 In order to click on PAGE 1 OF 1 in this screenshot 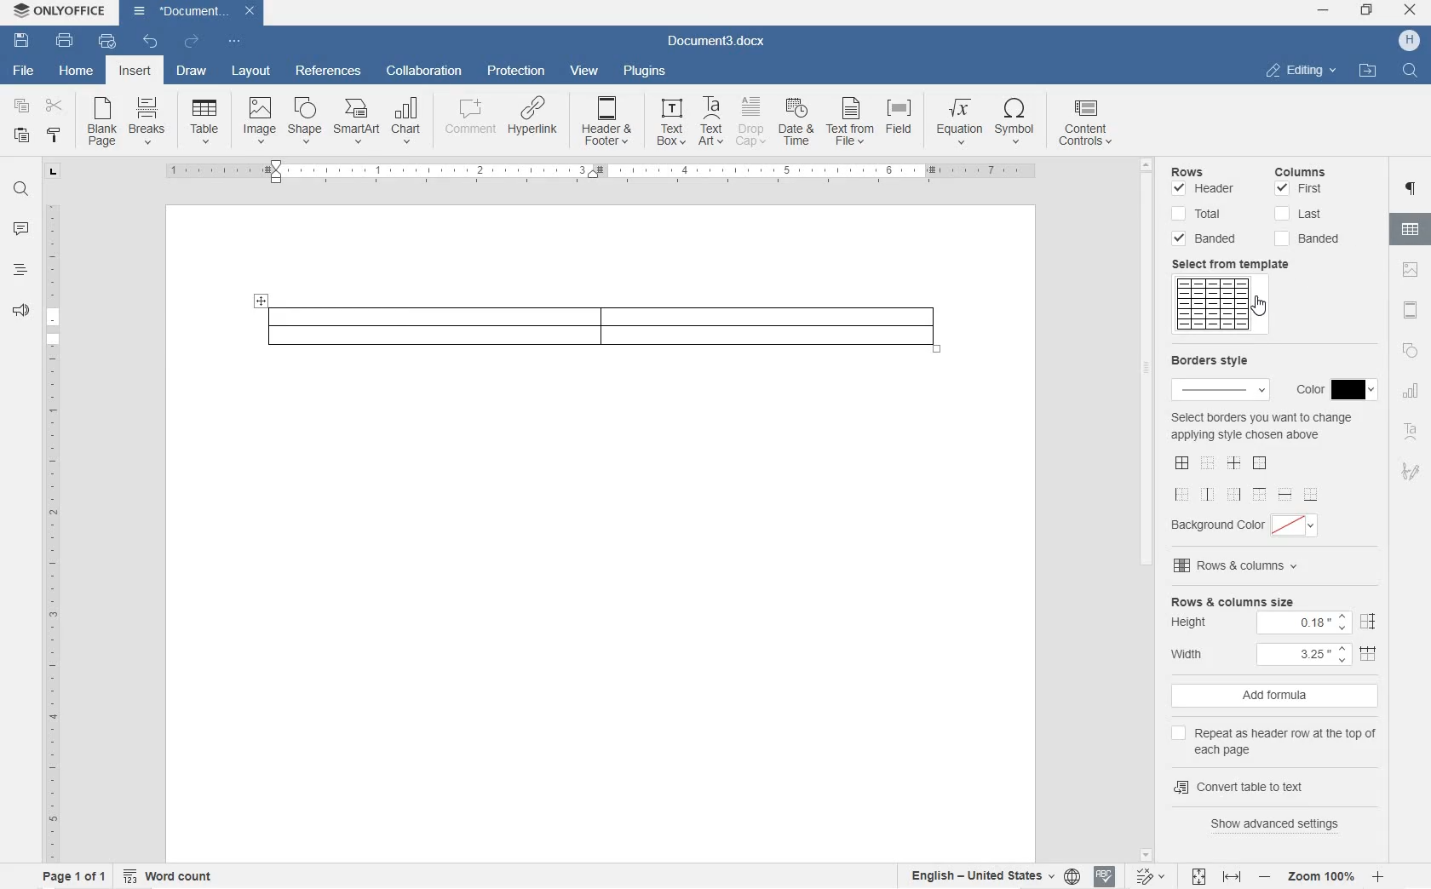, I will do `click(70, 877)`.